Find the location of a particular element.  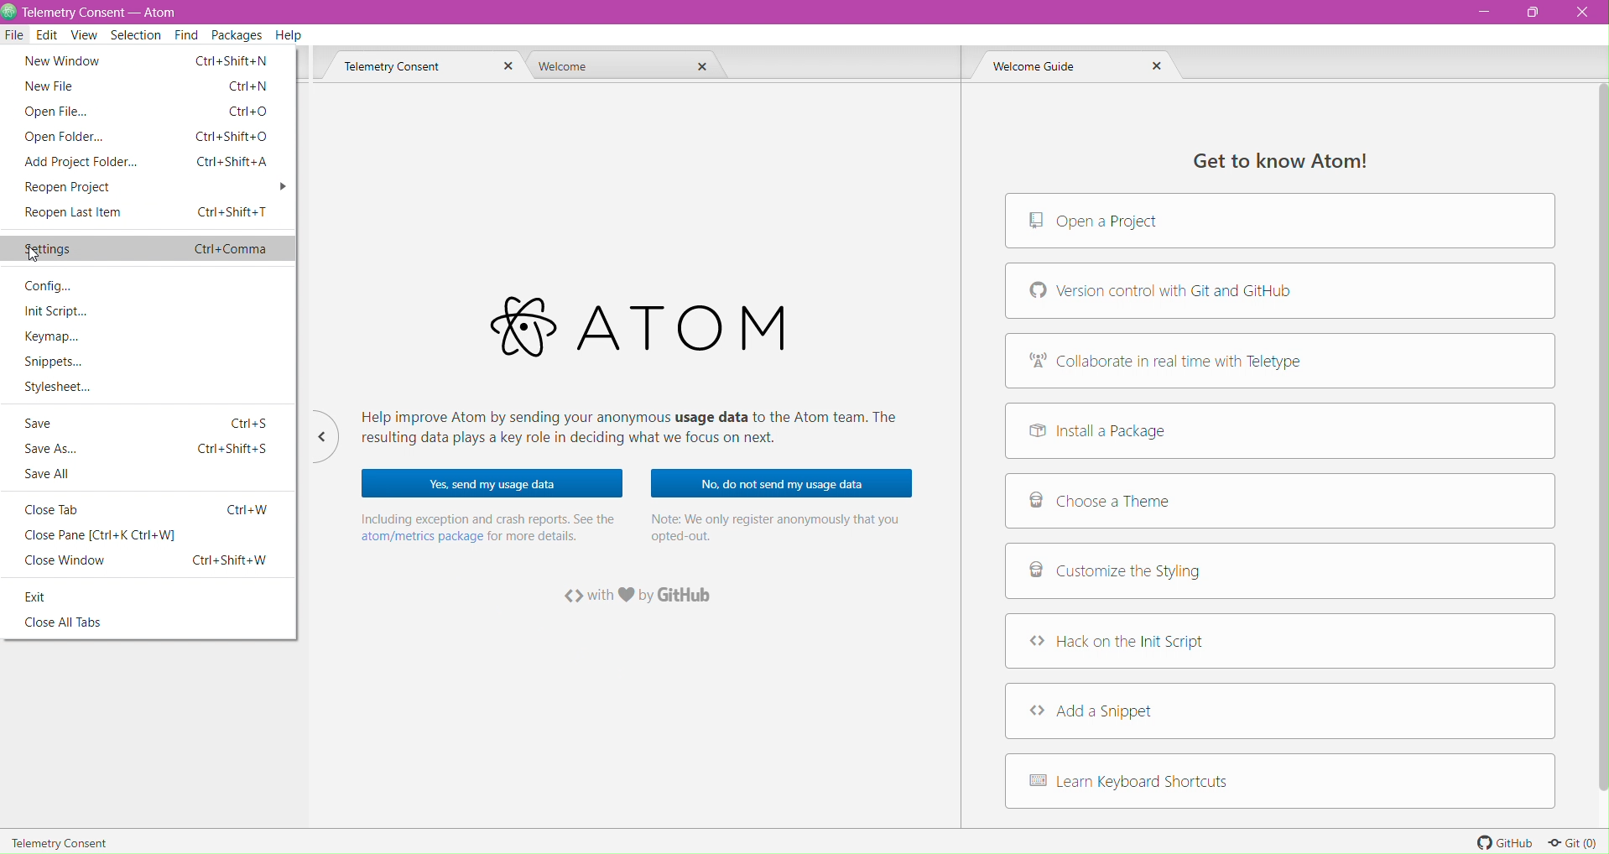

Including exception and crash reports. See the atom/metrics package for more details. is located at coordinates (487, 527).